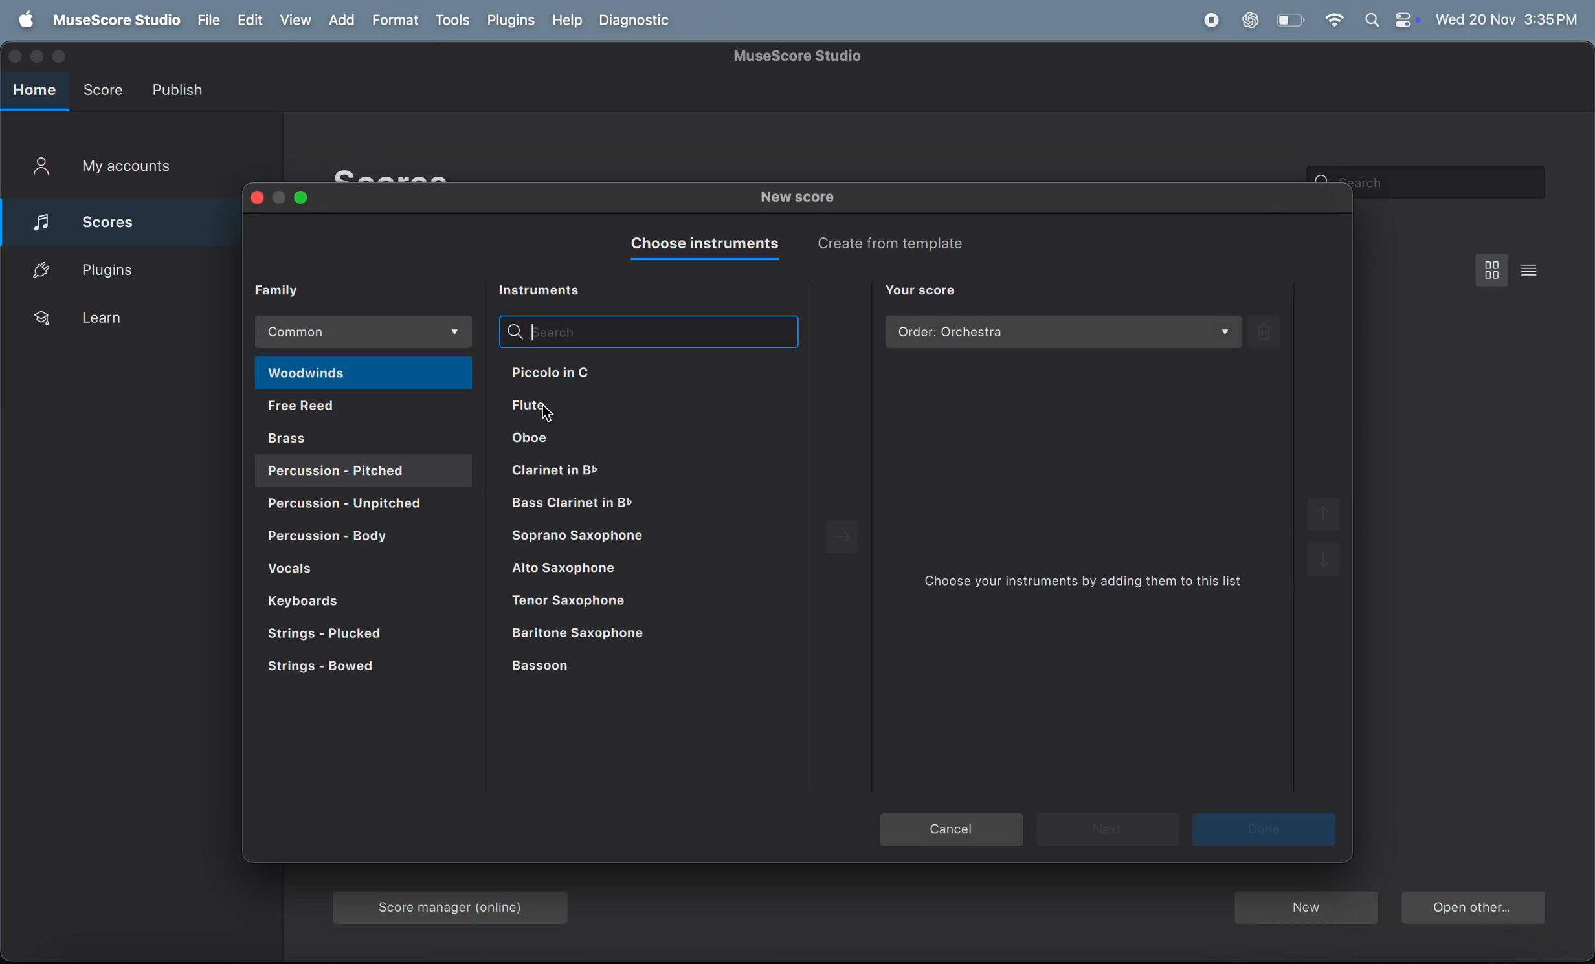  What do you see at coordinates (102, 87) in the screenshot?
I see `score` at bounding box center [102, 87].